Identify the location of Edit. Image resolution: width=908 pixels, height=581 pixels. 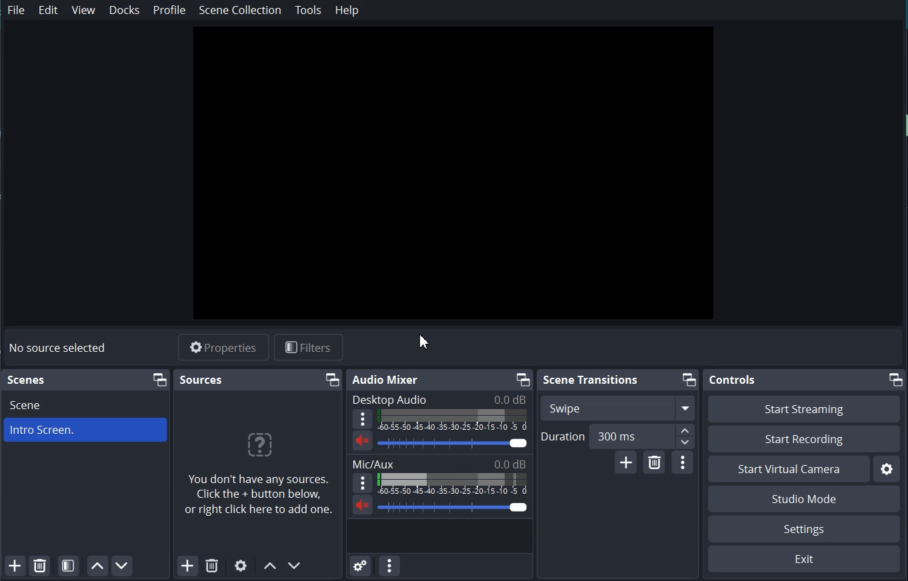
(49, 10).